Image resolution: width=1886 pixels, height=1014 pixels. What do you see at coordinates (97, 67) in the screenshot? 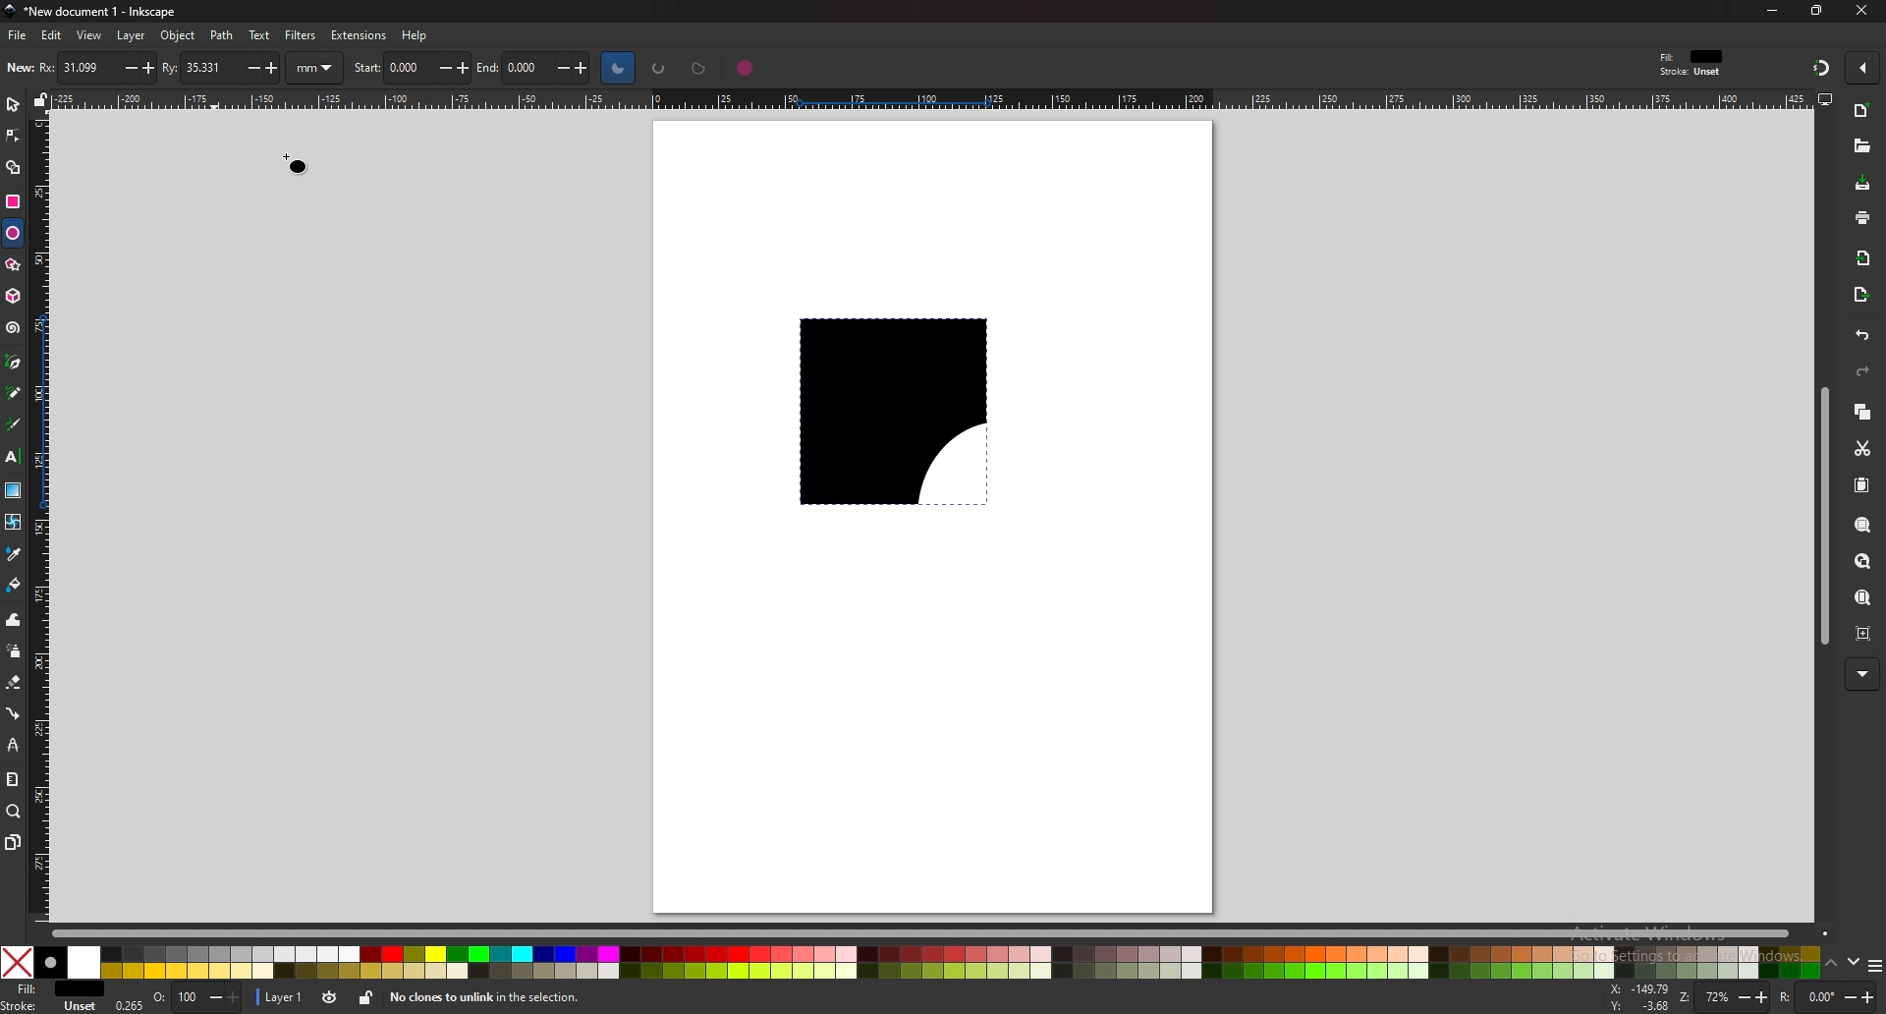
I see `horizontal radius` at bounding box center [97, 67].